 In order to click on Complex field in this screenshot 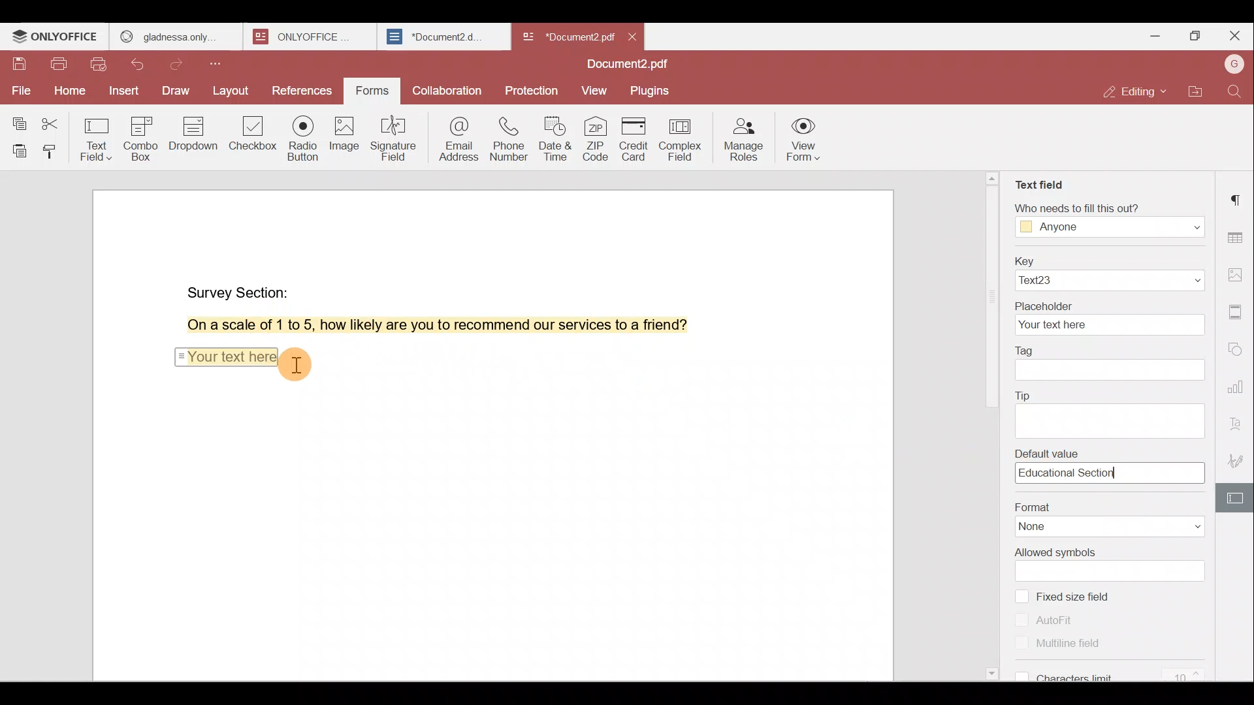, I will do `click(684, 140)`.